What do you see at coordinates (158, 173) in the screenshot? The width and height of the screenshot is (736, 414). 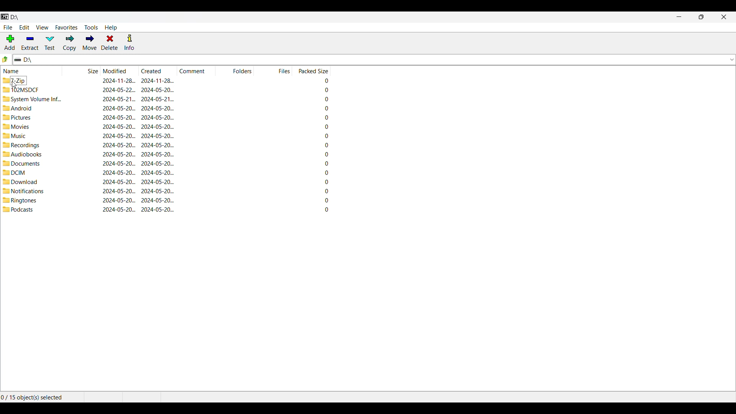 I see `created date & time` at bounding box center [158, 173].